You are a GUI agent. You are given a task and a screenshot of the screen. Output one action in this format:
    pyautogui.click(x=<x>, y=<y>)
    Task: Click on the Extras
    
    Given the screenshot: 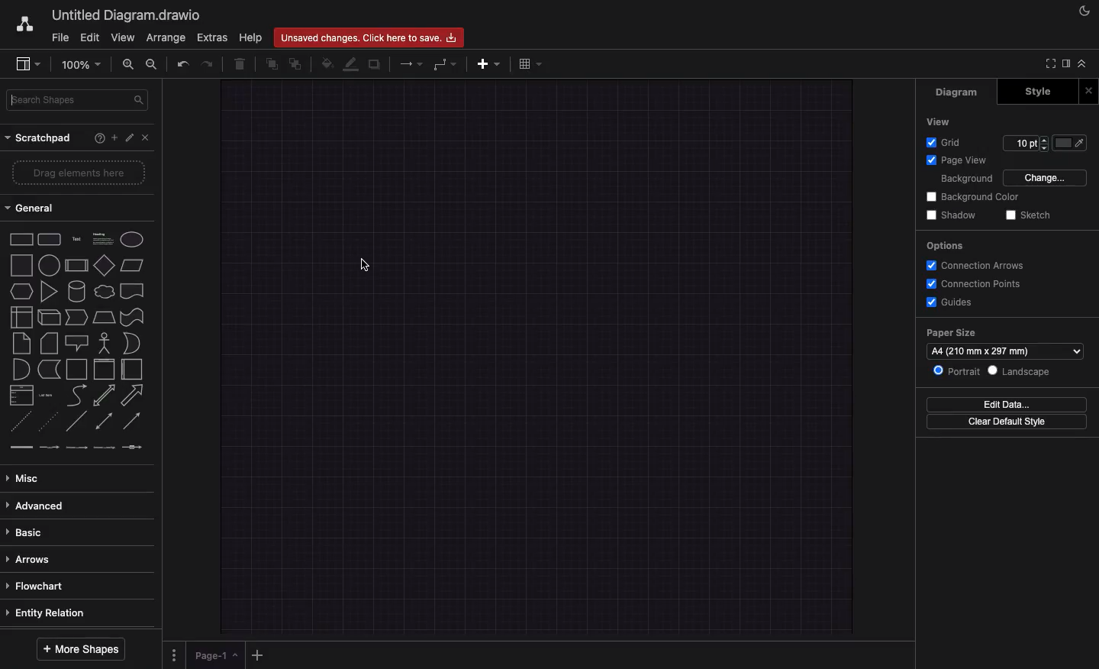 What is the action you would take?
    pyautogui.click(x=211, y=37)
    